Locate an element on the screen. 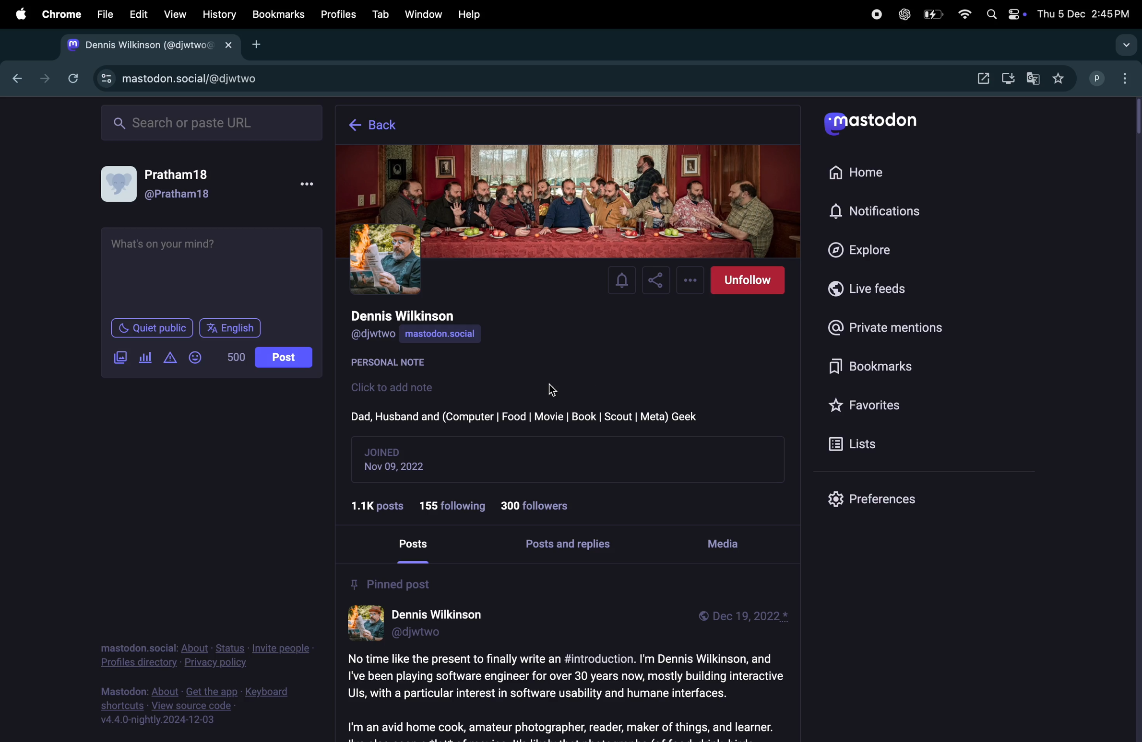 This screenshot has width=1142, height=742. post is located at coordinates (418, 545).